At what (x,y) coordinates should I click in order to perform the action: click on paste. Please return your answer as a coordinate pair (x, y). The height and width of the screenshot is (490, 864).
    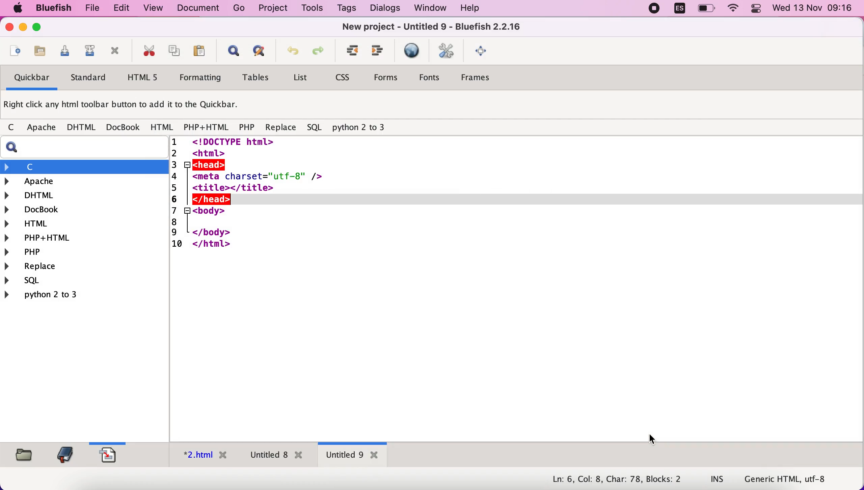
    Looking at the image, I should click on (198, 52).